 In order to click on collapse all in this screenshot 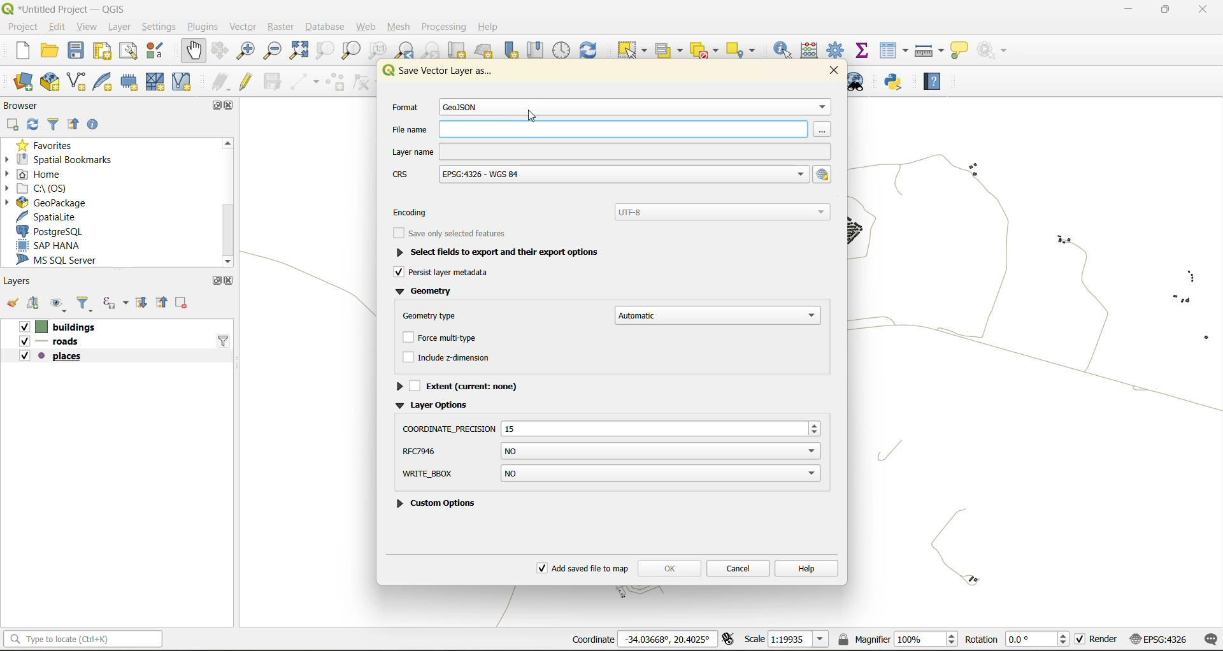, I will do `click(165, 304)`.